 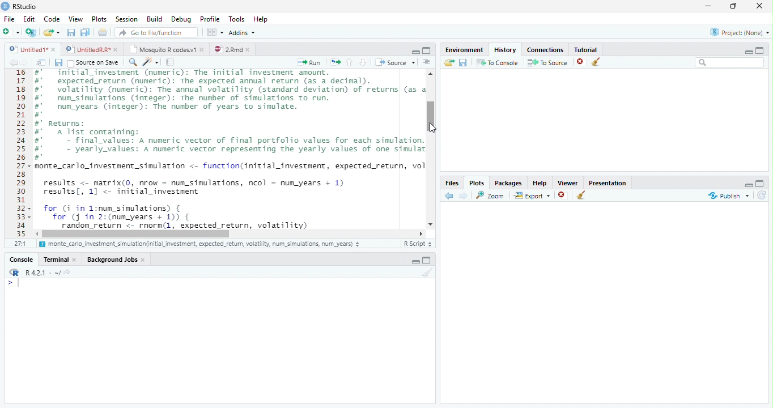 I want to click on Code, so click(x=228, y=150).